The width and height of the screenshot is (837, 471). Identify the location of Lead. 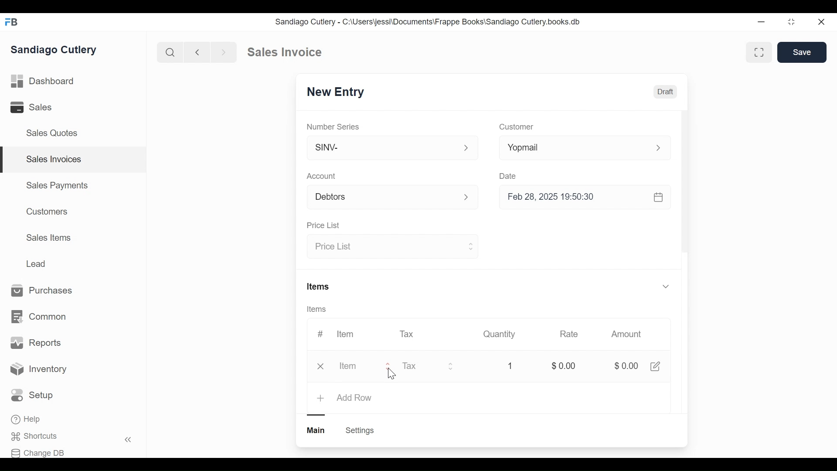
(37, 263).